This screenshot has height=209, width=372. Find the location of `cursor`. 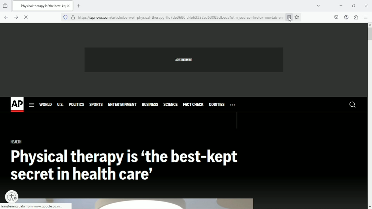

cursor is located at coordinates (290, 18).